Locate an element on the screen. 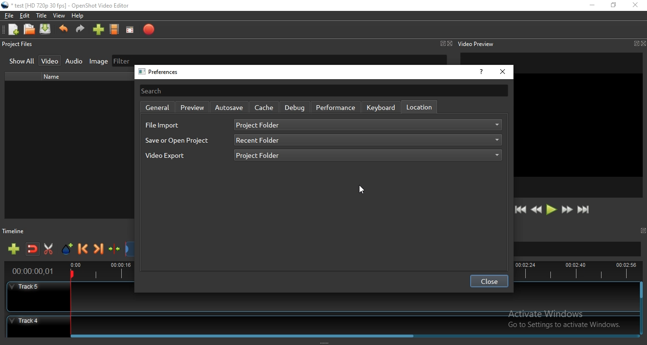 The height and width of the screenshot is (345, 647). Image is located at coordinates (96, 62).